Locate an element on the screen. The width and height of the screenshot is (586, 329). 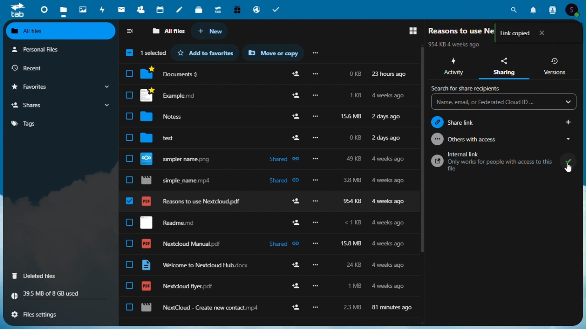
simpler name.png is located at coordinates (183, 159).